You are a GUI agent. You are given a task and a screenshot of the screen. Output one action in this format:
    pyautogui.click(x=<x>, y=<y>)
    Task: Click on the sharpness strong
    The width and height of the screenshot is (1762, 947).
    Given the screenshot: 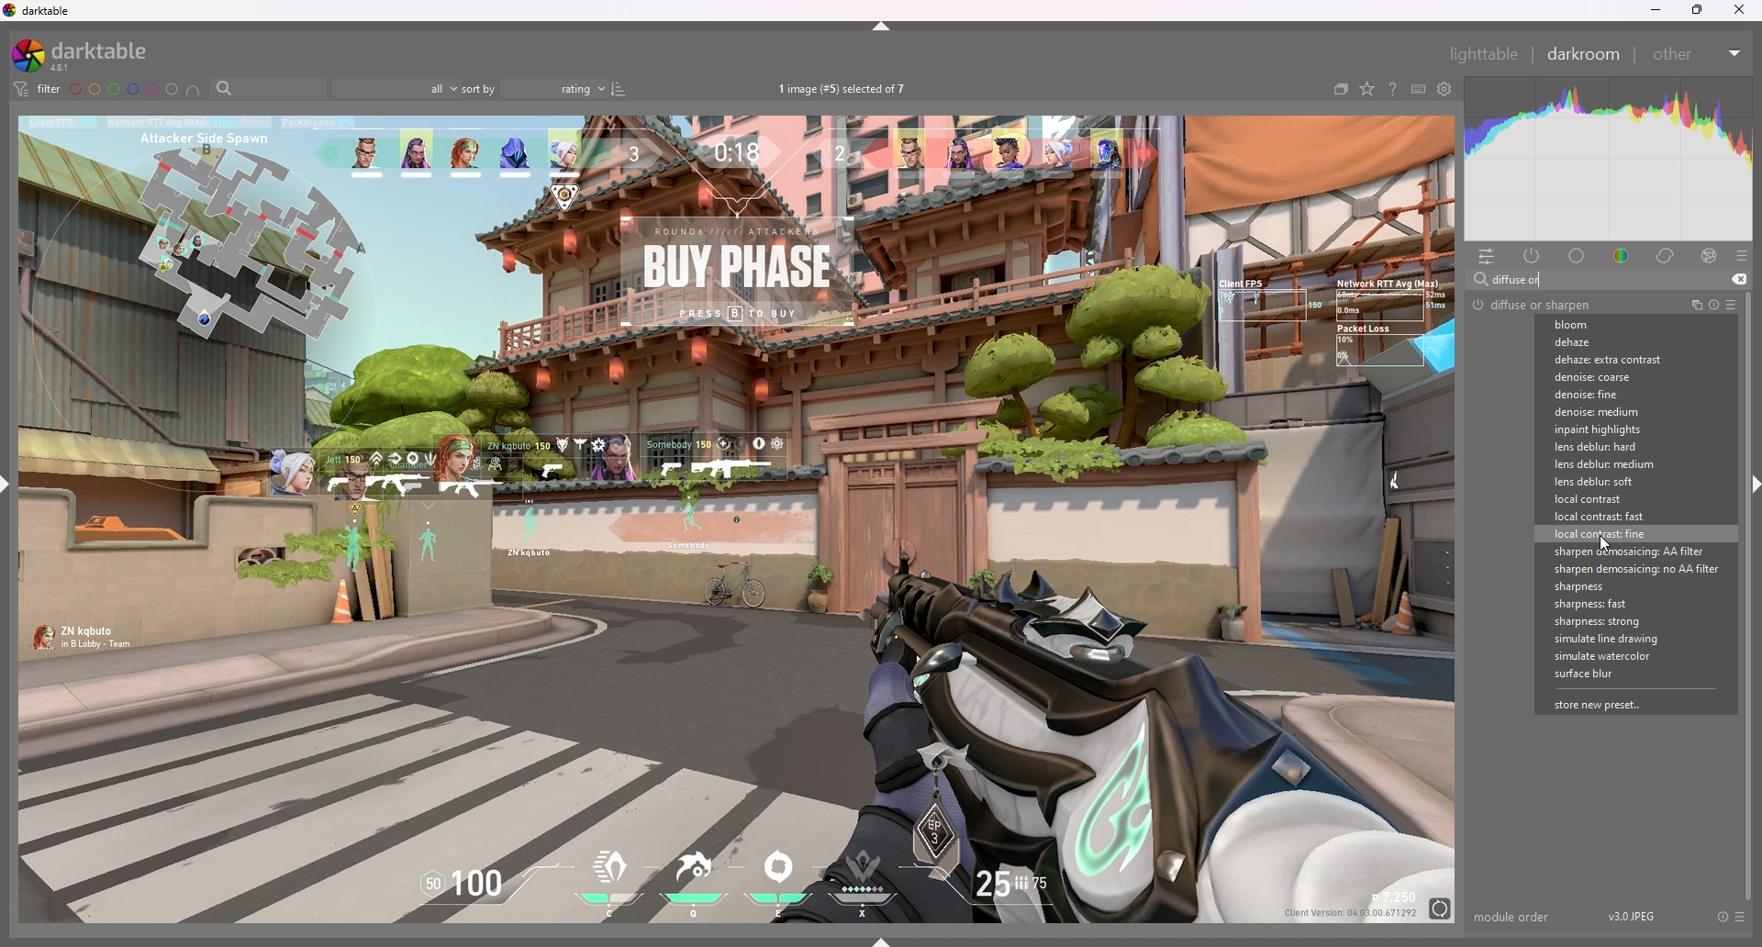 What is the action you would take?
    pyautogui.click(x=1611, y=622)
    